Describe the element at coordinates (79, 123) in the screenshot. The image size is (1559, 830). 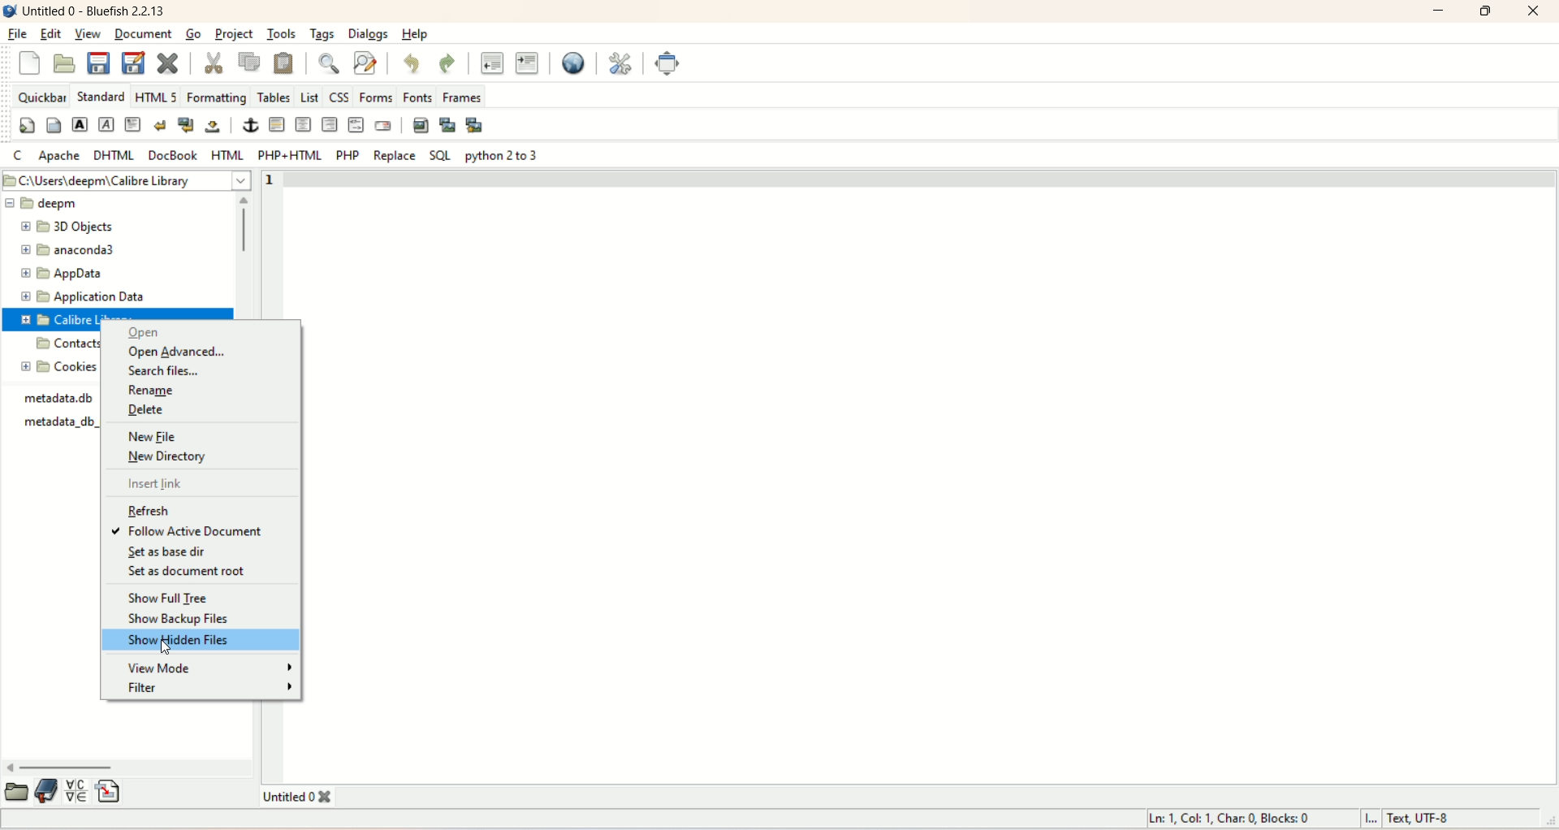
I see `strong` at that location.